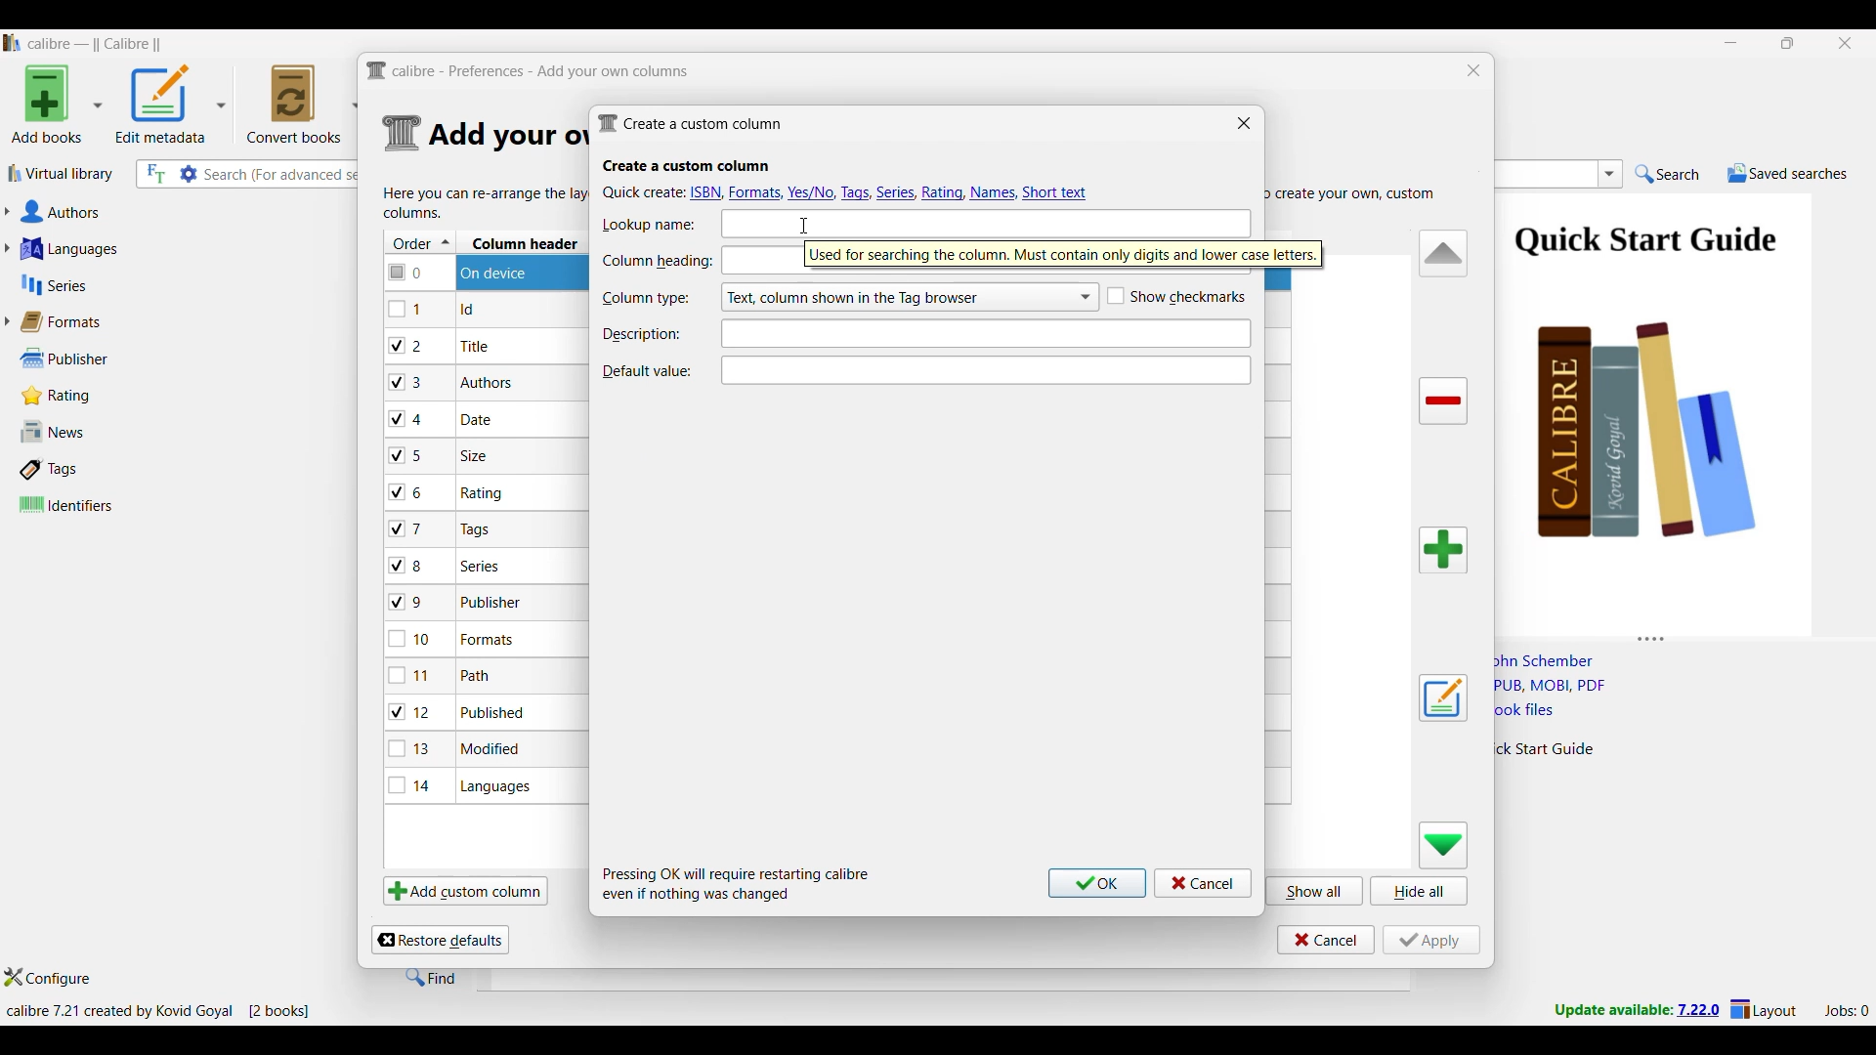 This screenshot has height=1055, width=1876. I want to click on Indicates Lookup name text box, so click(649, 226).